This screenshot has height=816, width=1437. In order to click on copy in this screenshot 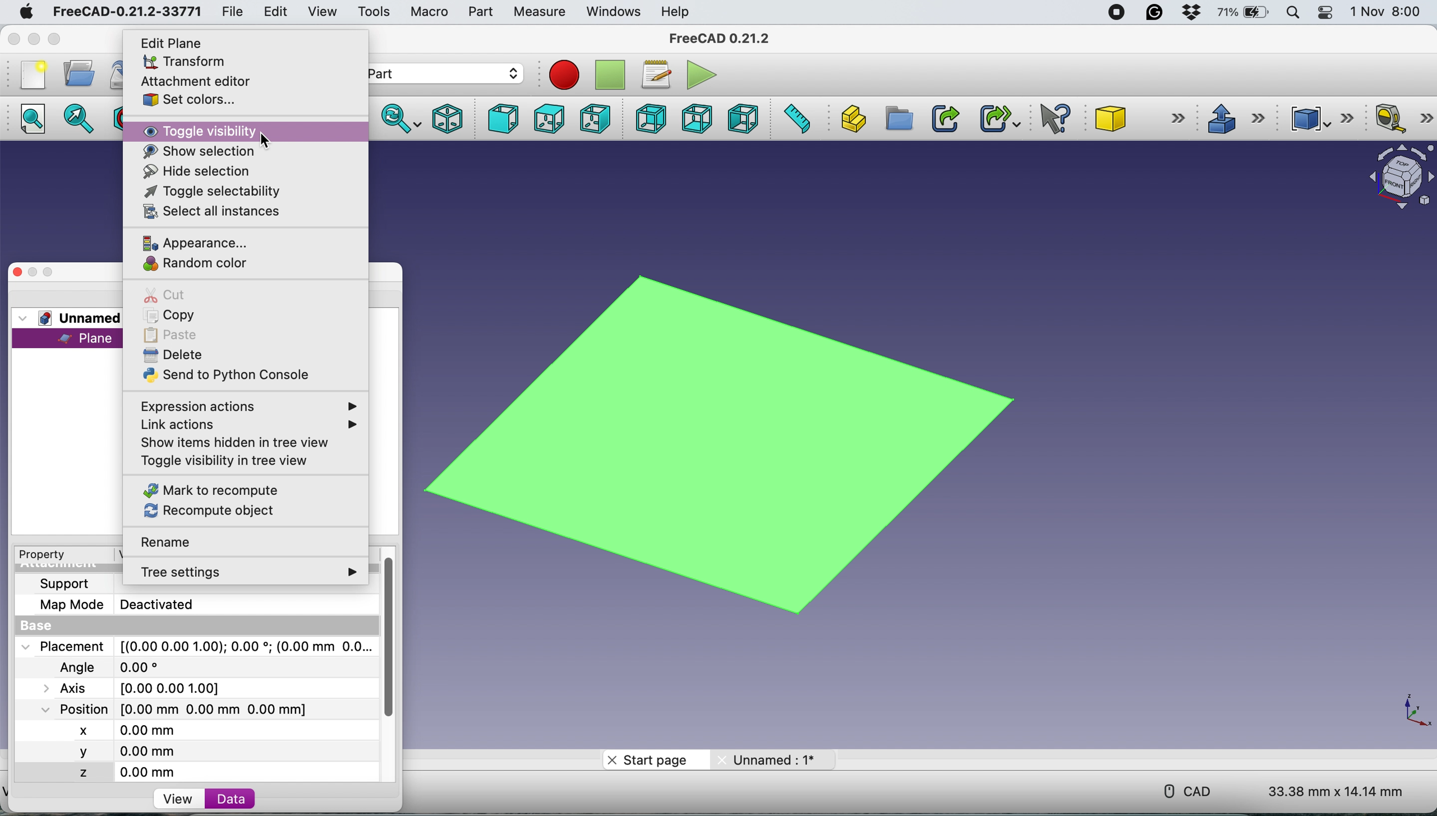, I will do `click(171, 318)`.